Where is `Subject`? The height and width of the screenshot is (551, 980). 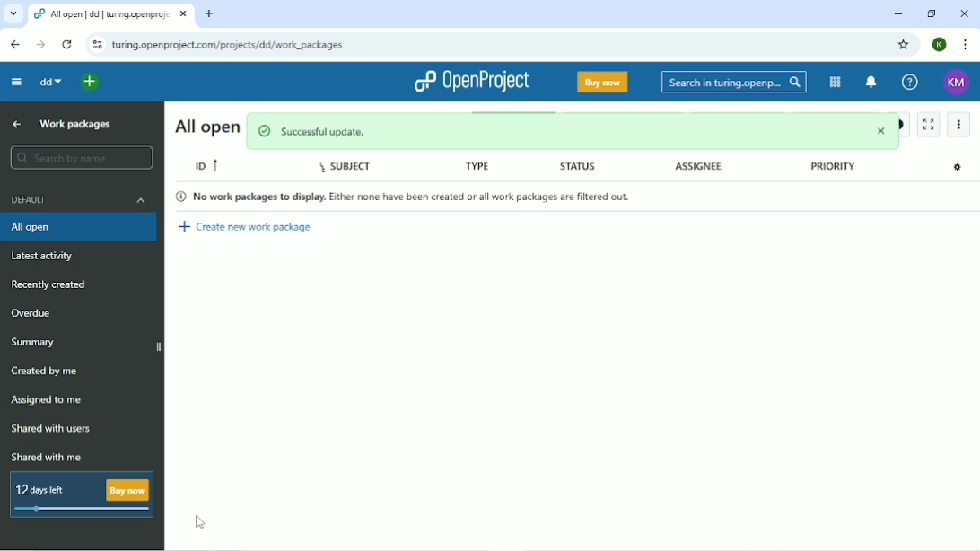 Subject is located at coordinates (354, 168).